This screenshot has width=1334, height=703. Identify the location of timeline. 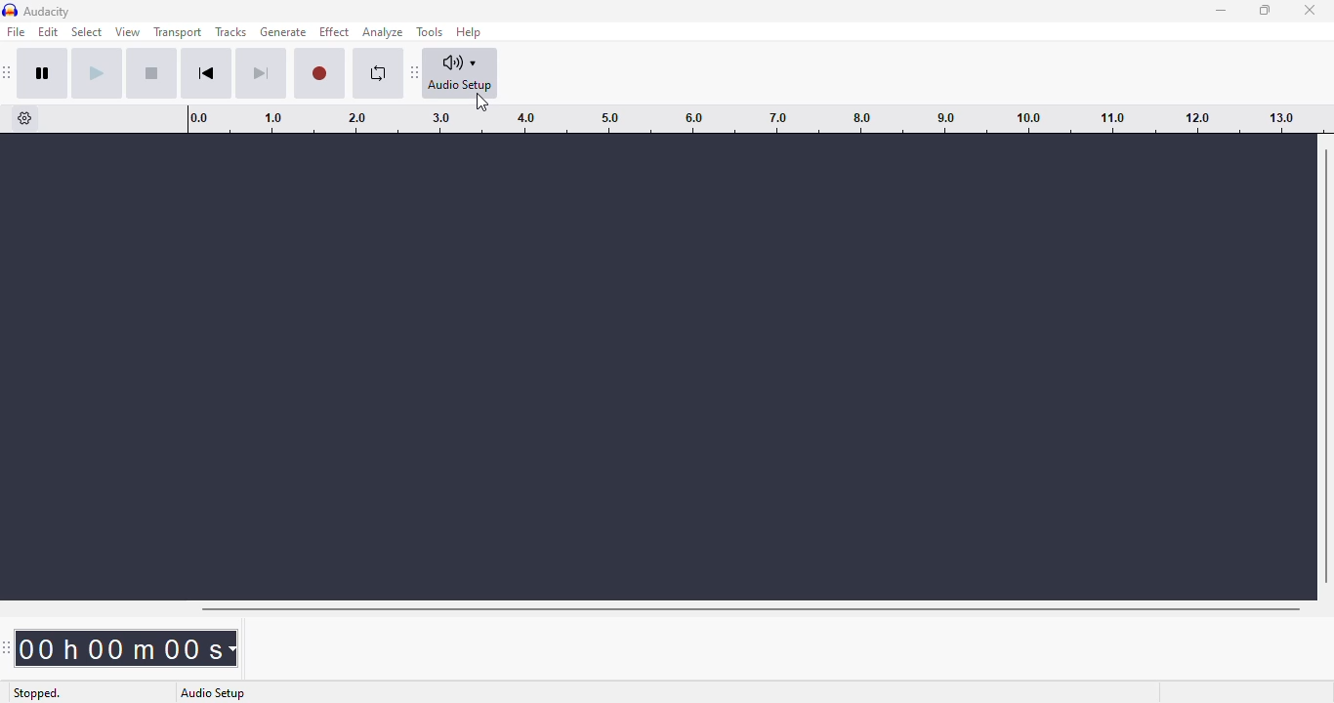
(744, 118).